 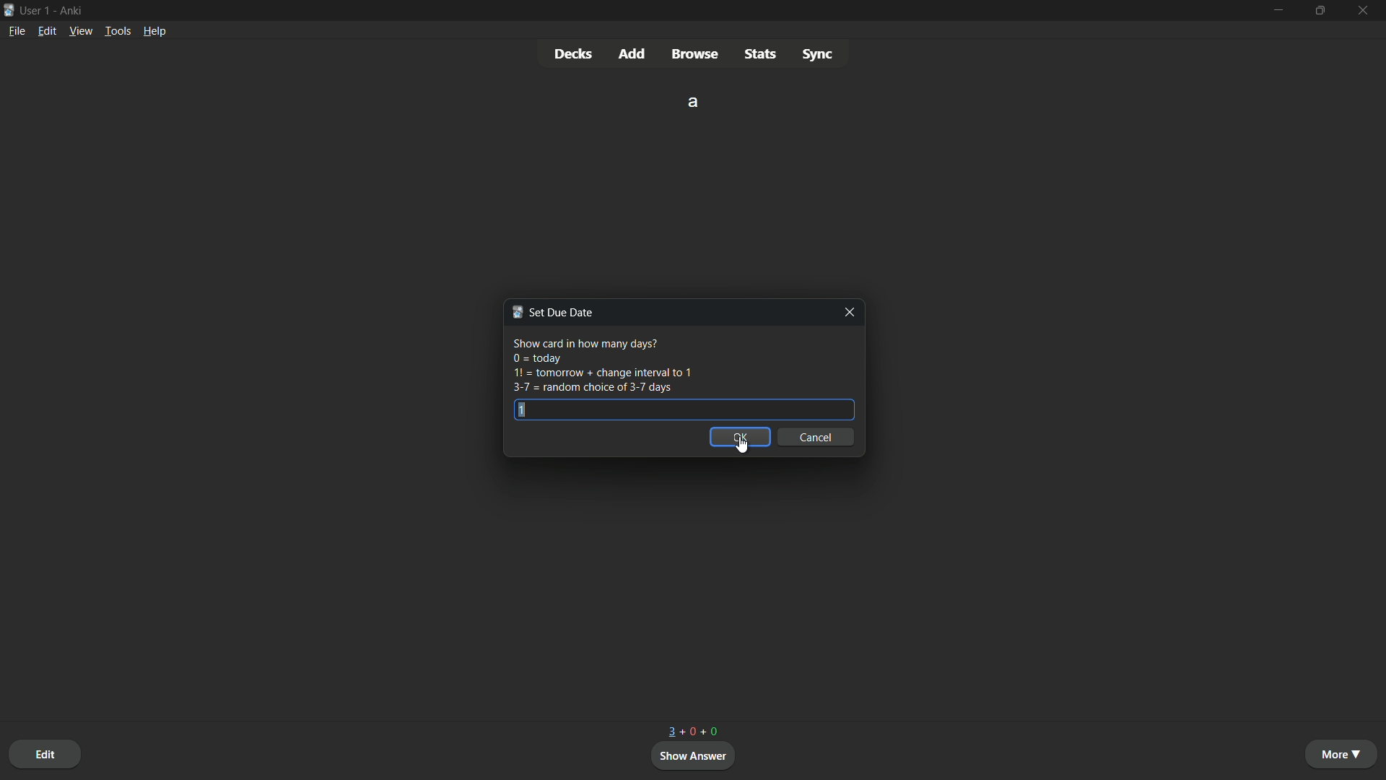 What do you see at coordinates (536, 358) in the screenshot?
I see `0=today` at bounding box center [536, 358].